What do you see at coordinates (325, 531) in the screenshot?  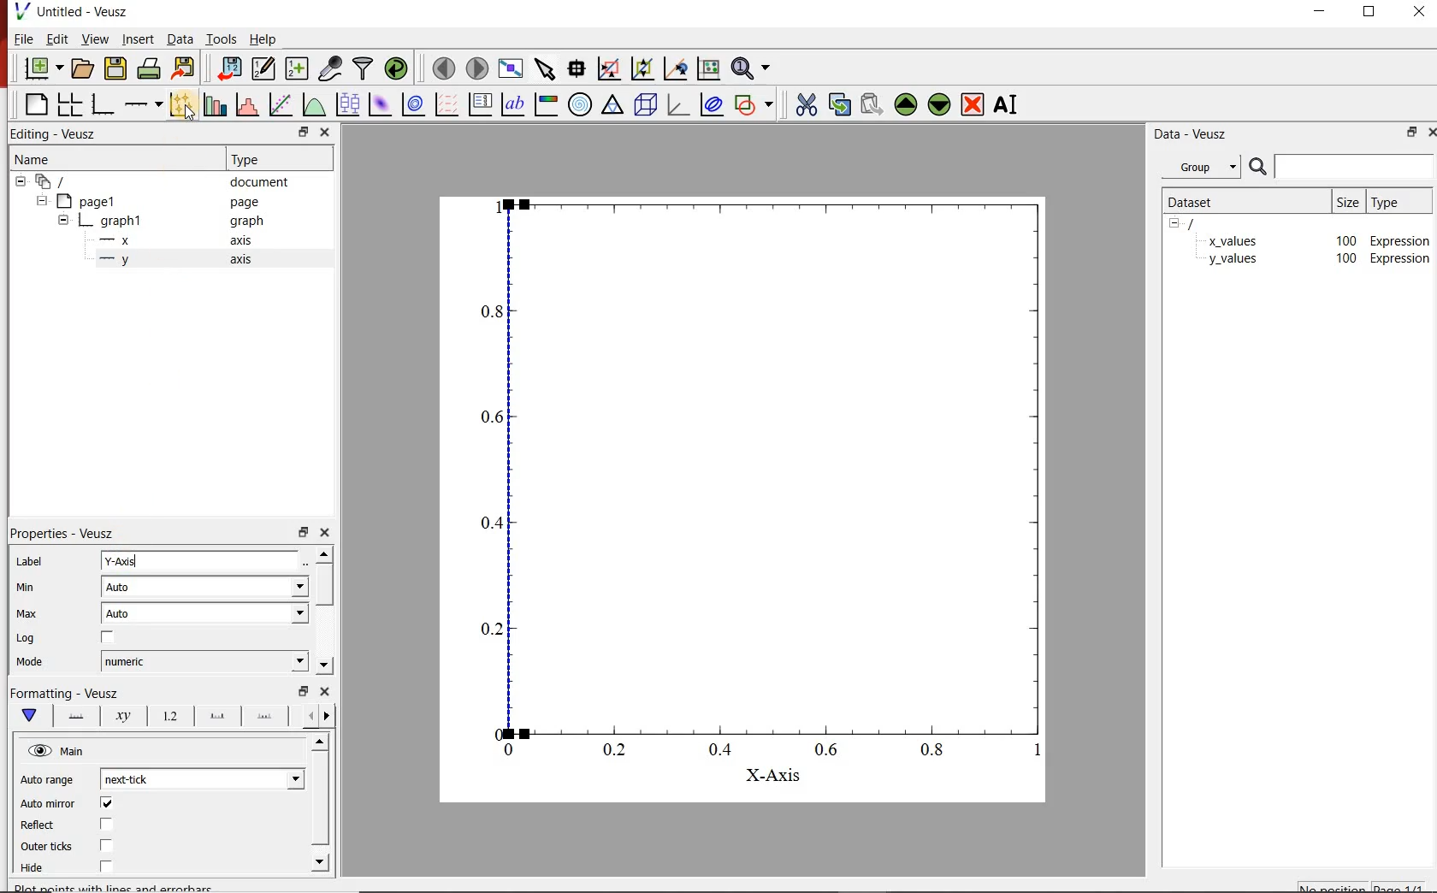 I see `close` at bounding box center [325, 531].